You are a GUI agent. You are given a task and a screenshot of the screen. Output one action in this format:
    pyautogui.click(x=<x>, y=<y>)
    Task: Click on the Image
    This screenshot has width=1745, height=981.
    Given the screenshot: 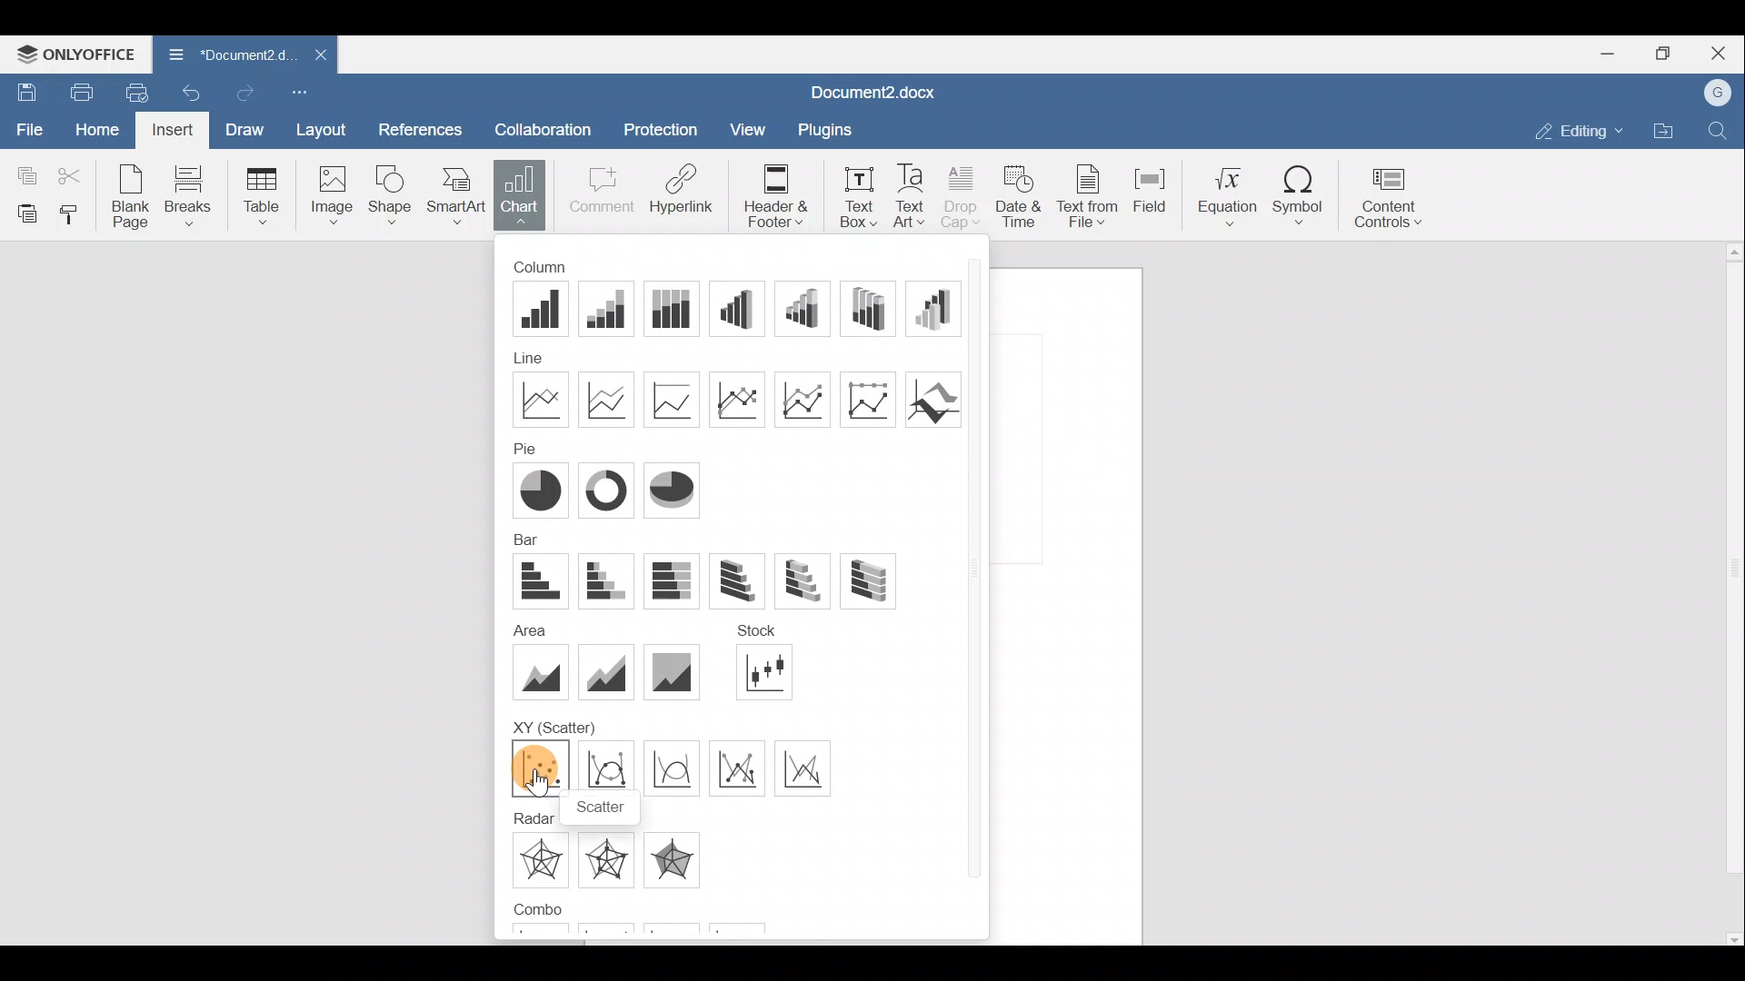 What is the action you would take?
    pyautogui.click(x=328, y=198)
    